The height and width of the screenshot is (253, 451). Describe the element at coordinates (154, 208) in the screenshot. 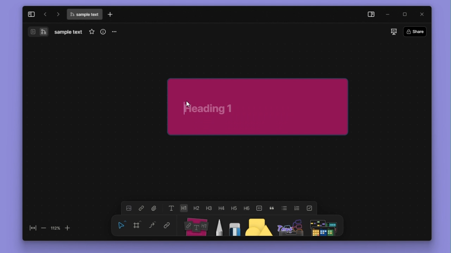

I see `file` at that location.